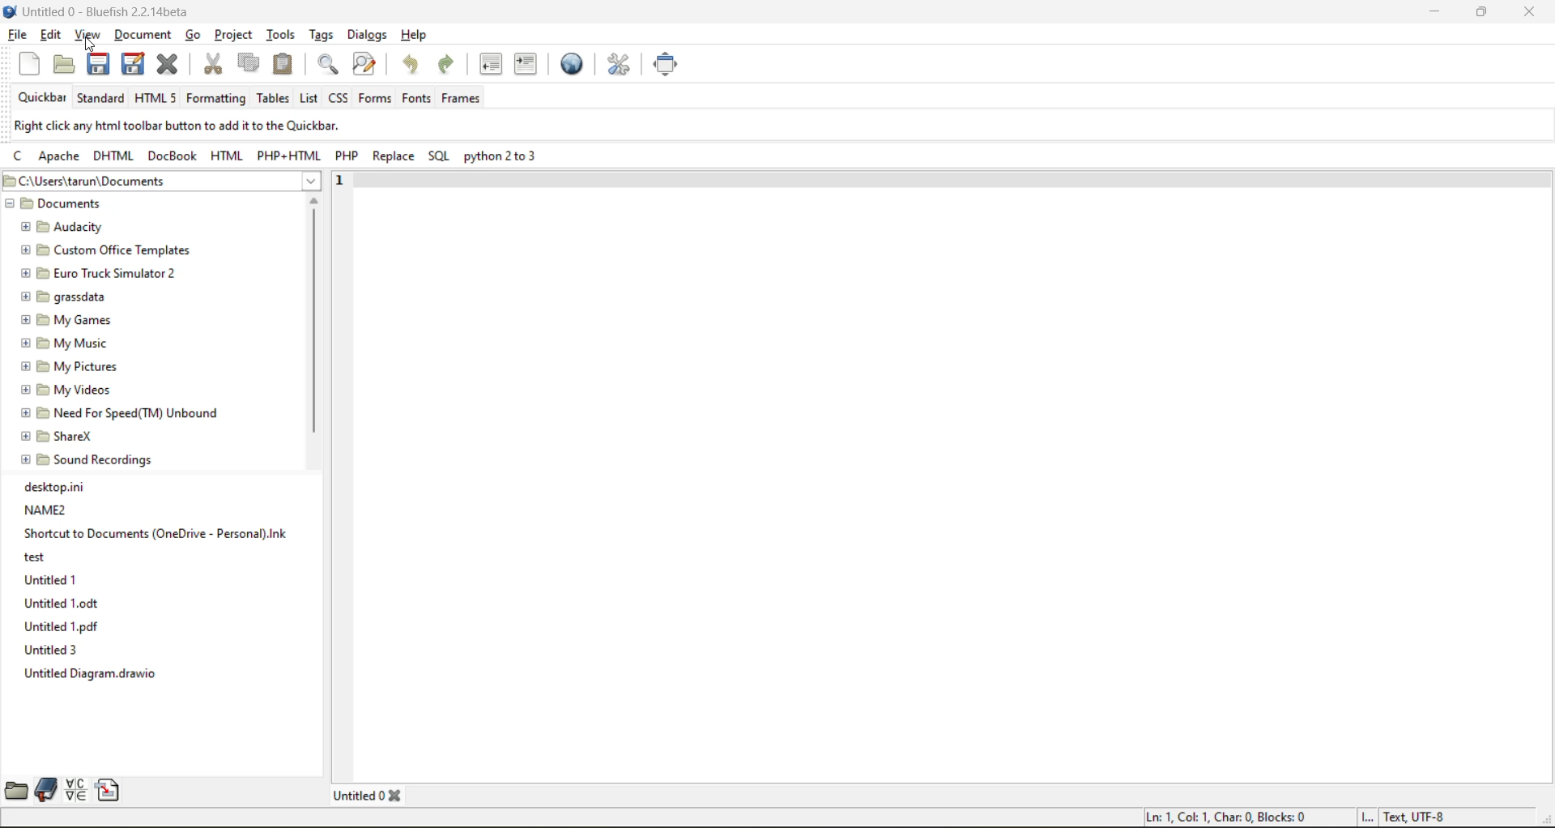  What do you see at coordinates (338, 99) in the screenshot?
I see `css` at bounding box center [338, 99].